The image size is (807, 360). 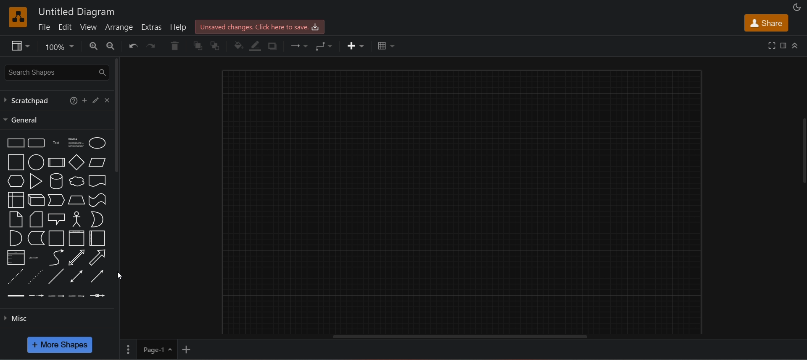 What do you see at coordinates (99, 257) in the screenshot?
I see `arrow` at bounding box center [99, 257].